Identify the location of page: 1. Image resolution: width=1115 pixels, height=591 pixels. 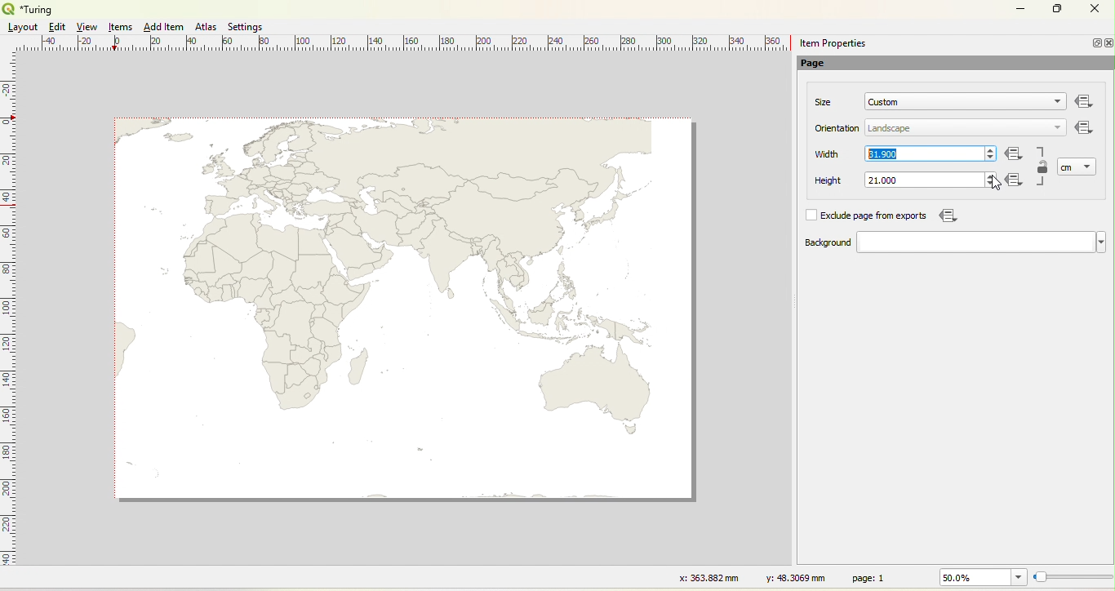
(871, 577).